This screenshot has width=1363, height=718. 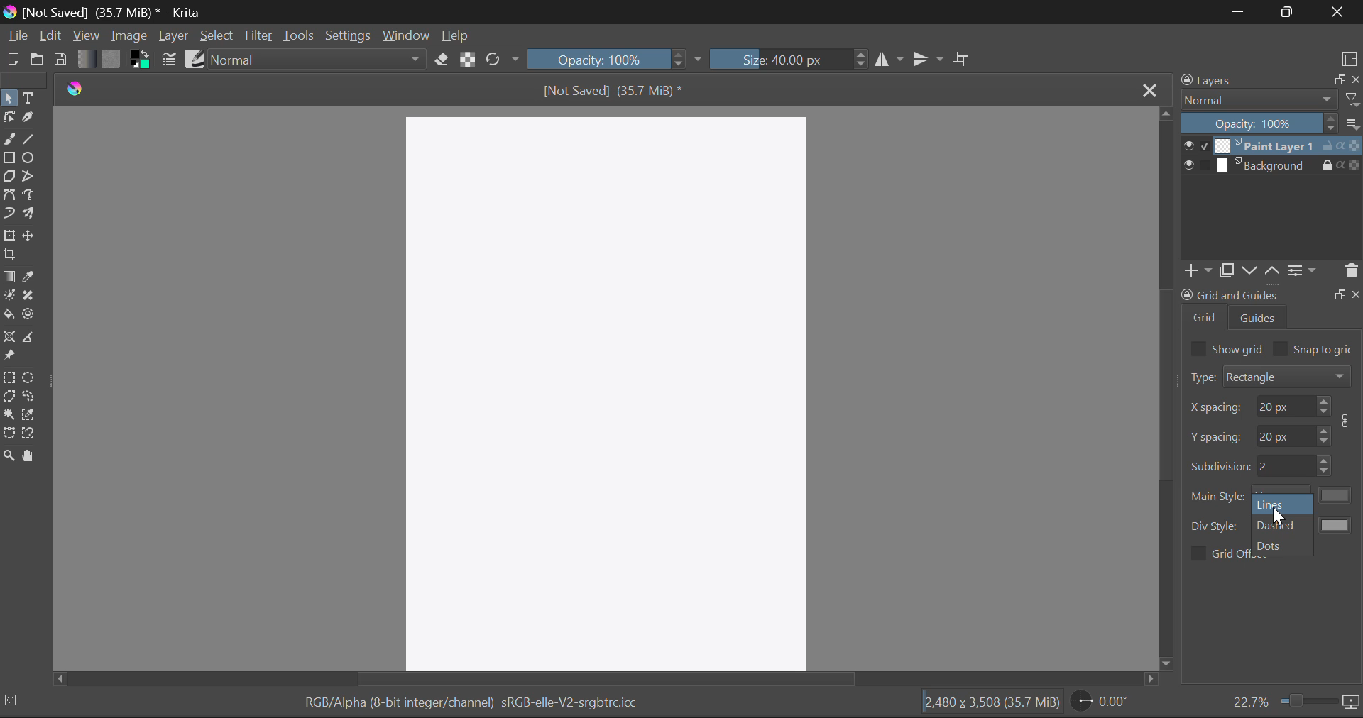 What do you see at coordinates (1337, 495) in the screenshot?
I see `color` at bounding box center [1337, 495].